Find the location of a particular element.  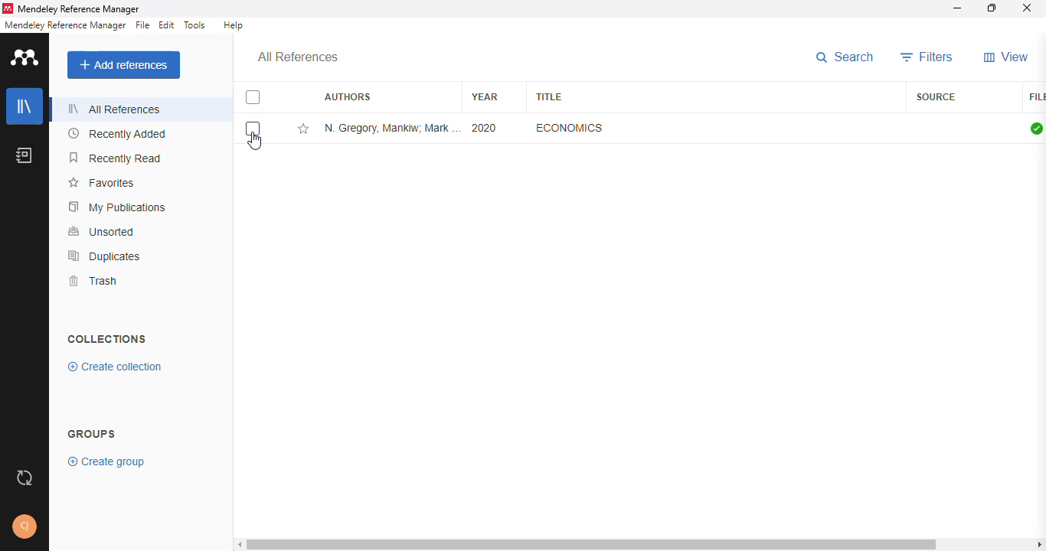

file is located at coordinates (1037, 97).